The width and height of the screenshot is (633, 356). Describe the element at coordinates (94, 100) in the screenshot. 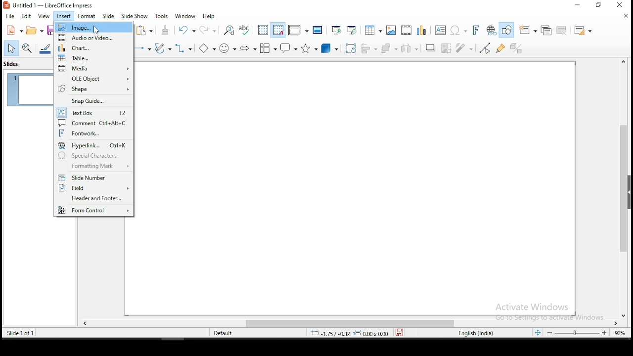

I see `snap guide` at that location.